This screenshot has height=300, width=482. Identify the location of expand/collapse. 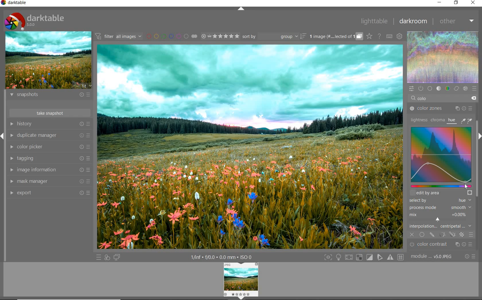
(242, 9).